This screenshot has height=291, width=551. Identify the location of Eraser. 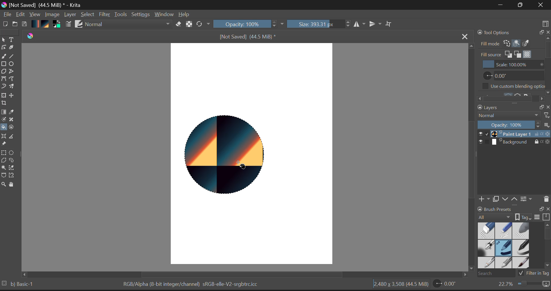
(177, 24).